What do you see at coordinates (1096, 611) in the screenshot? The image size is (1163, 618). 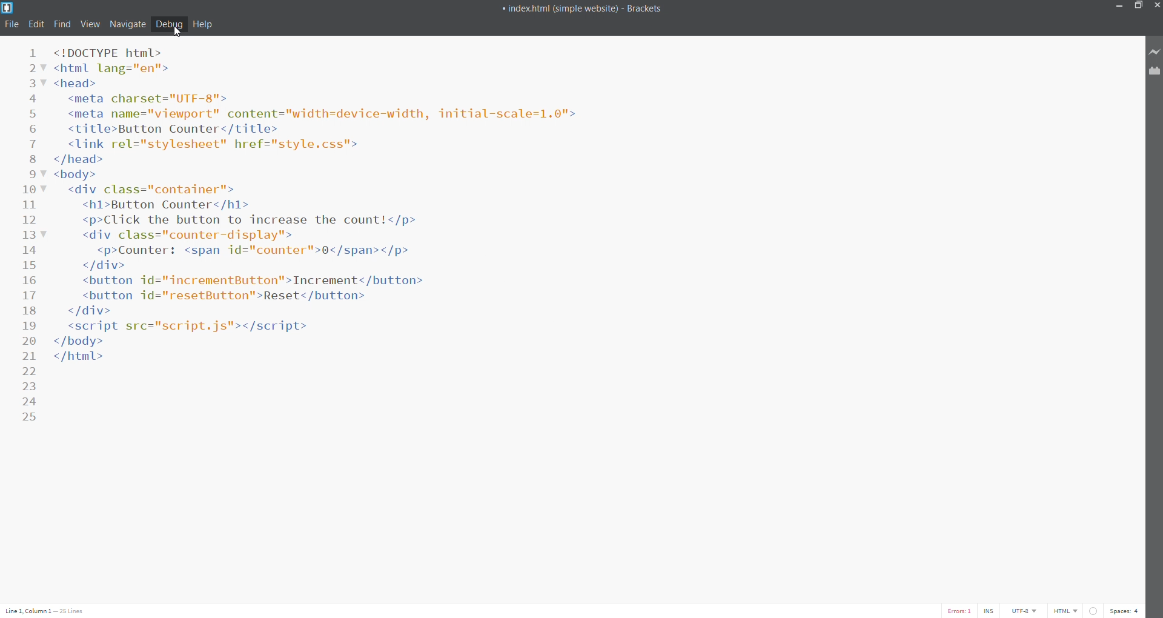 I see `errorr` at bounding box center [1096, 611].